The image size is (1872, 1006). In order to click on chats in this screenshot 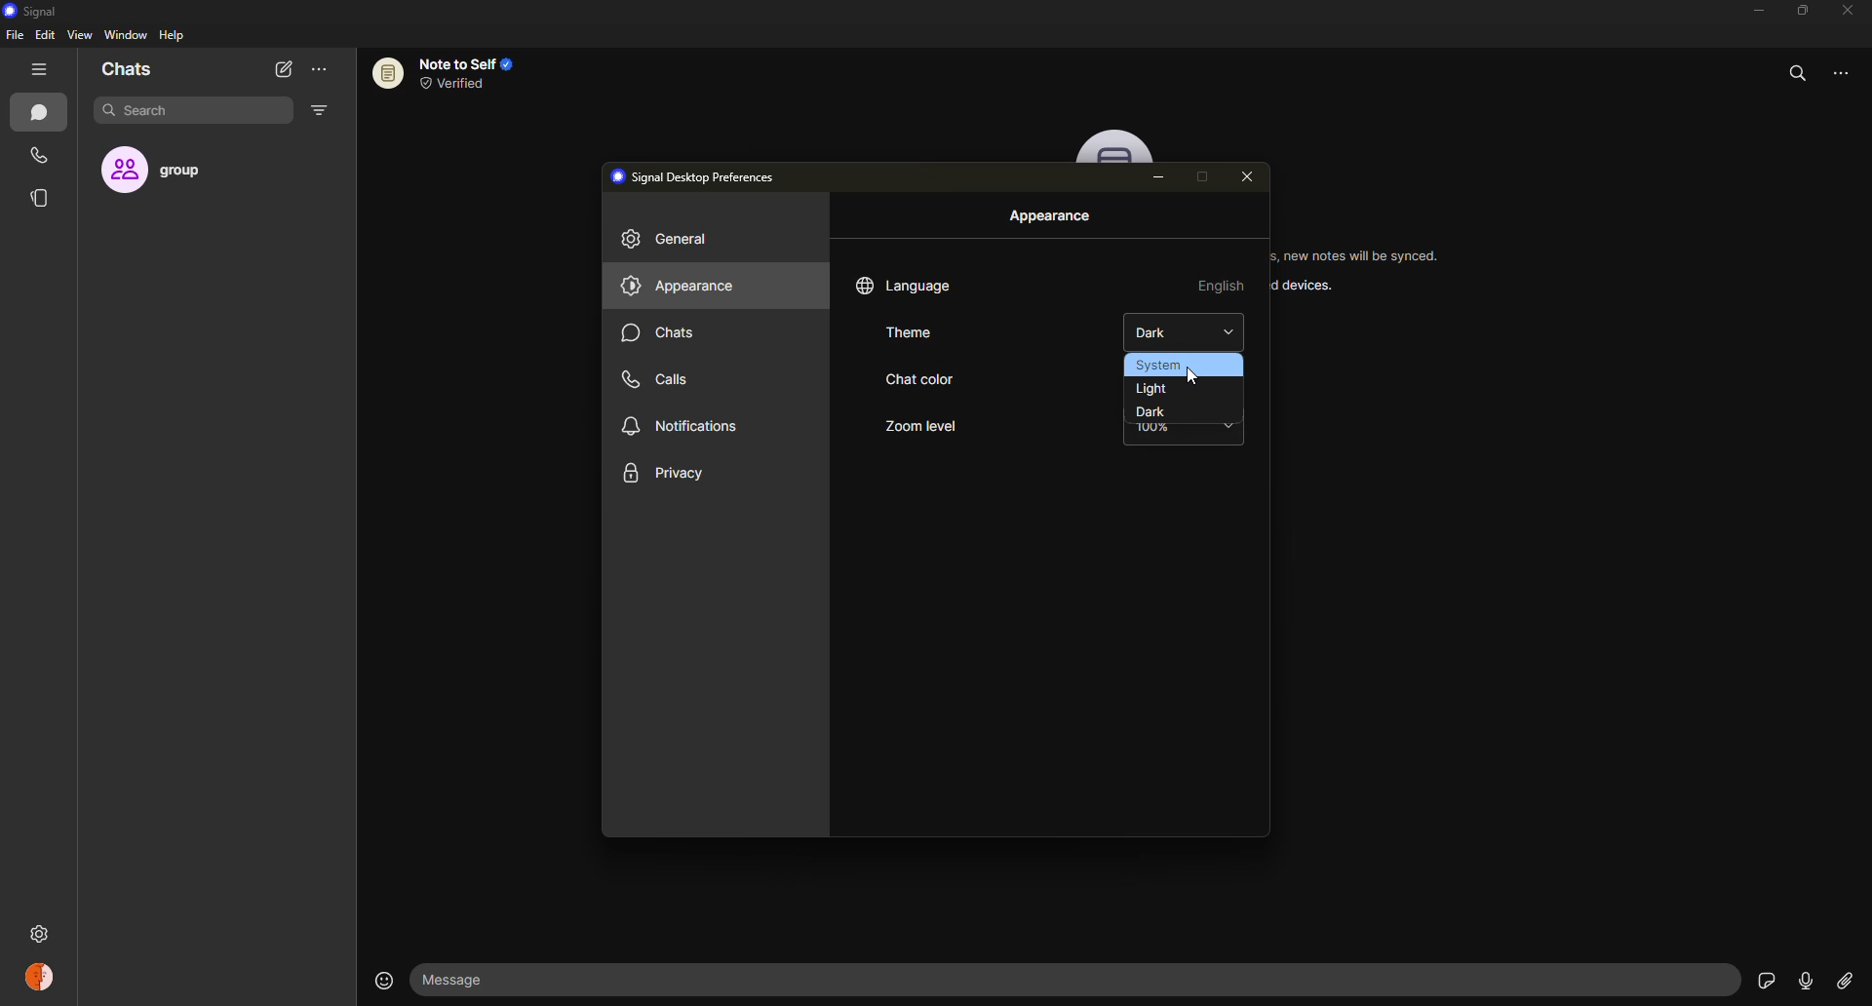, I will do `click(661, 331)`.